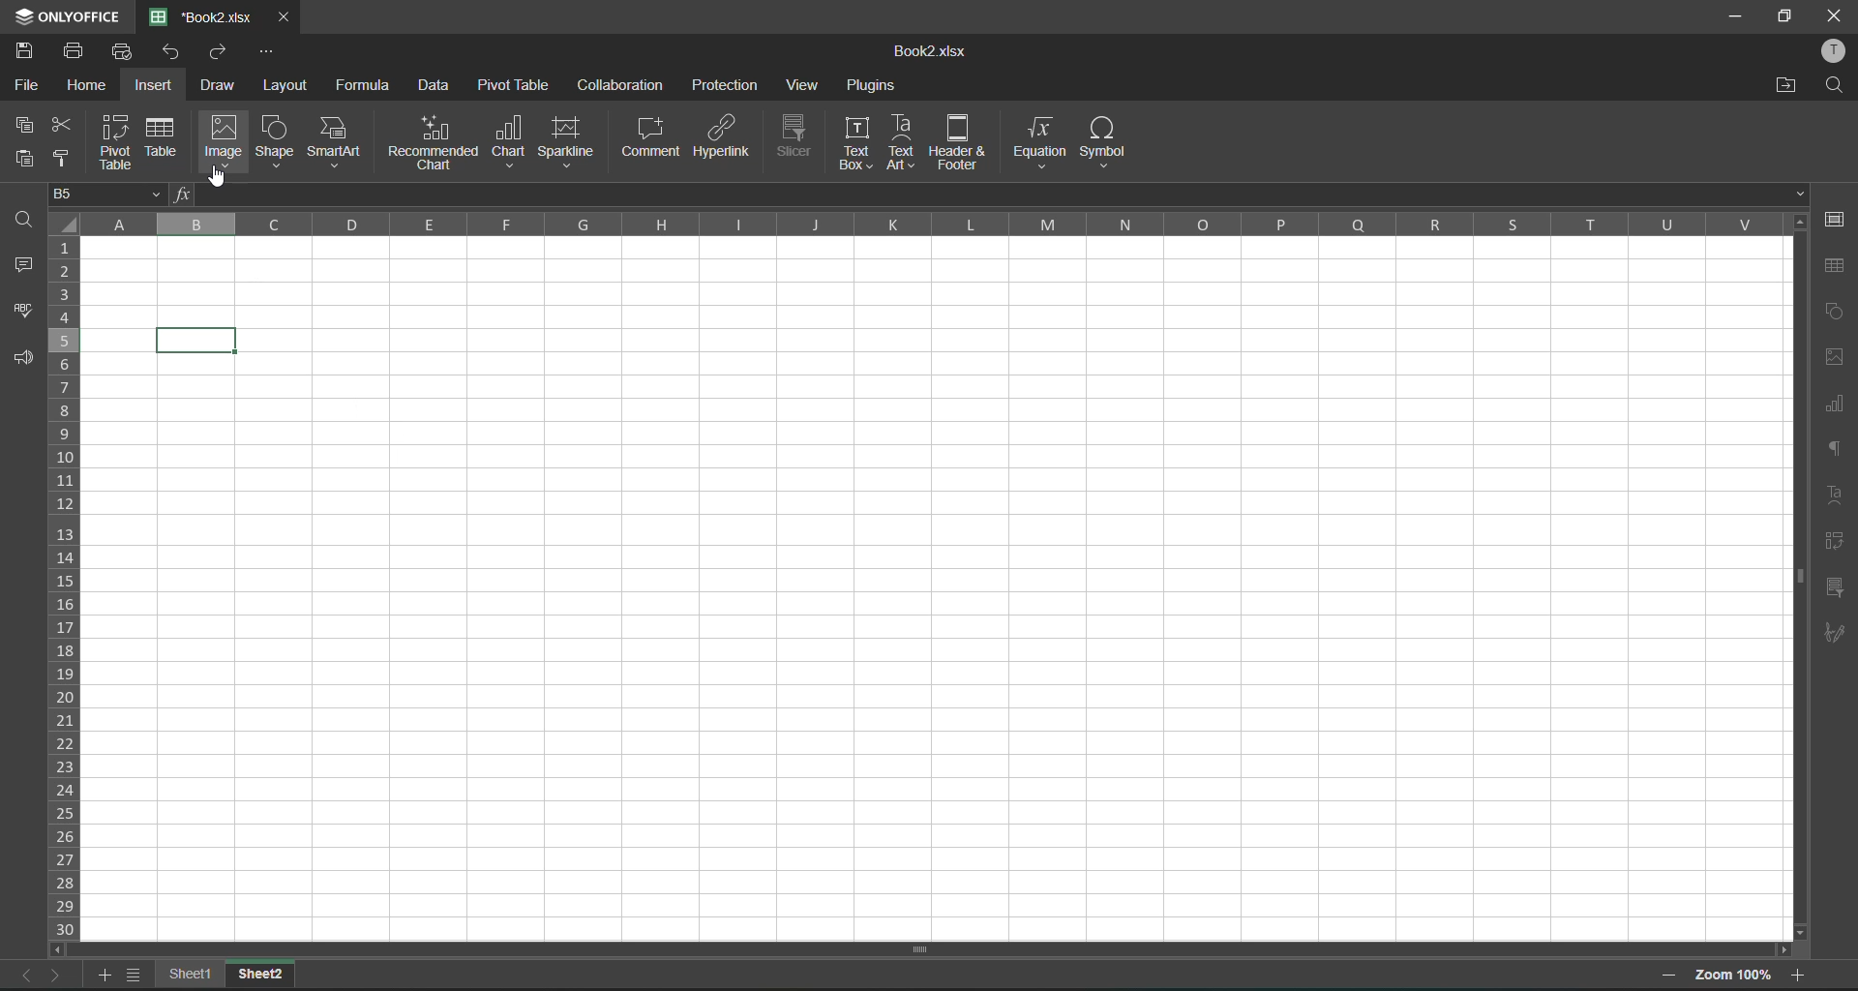  Describe the element at coordinates (434, 141) in the screenshot. I see `recommended chart` at that location.